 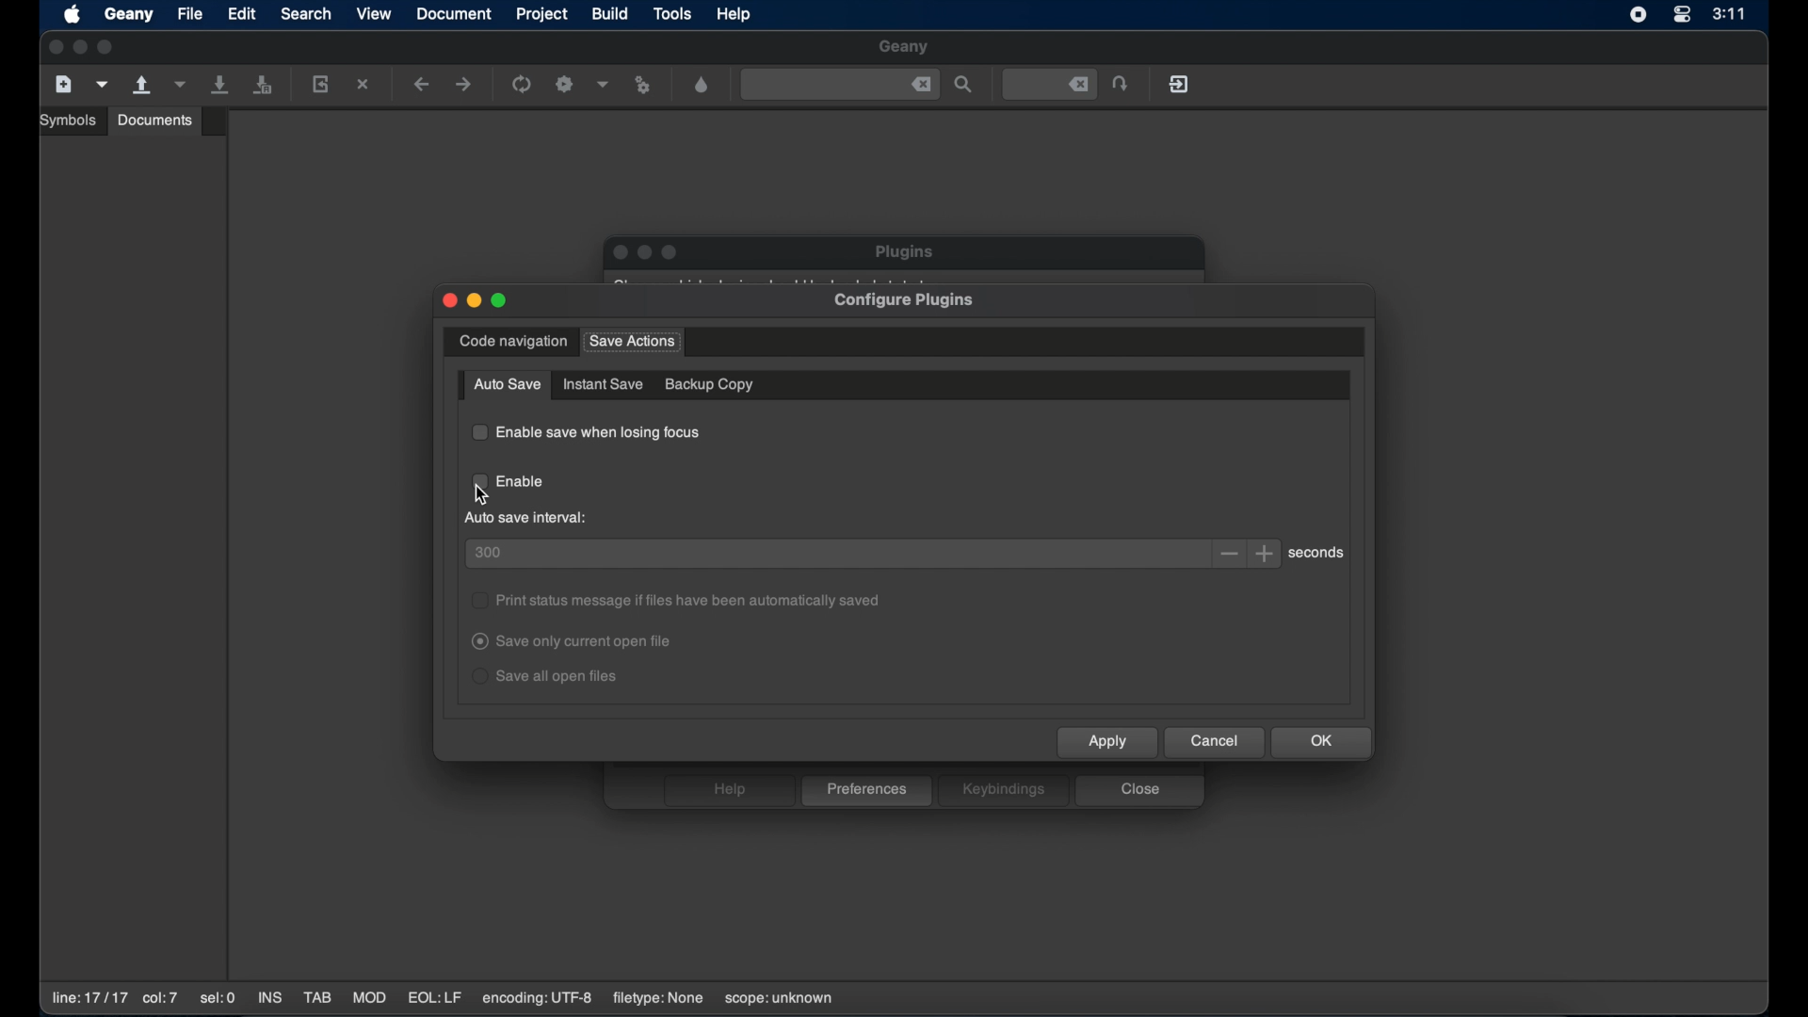 I want to click on view, so click(x=375, y=13).